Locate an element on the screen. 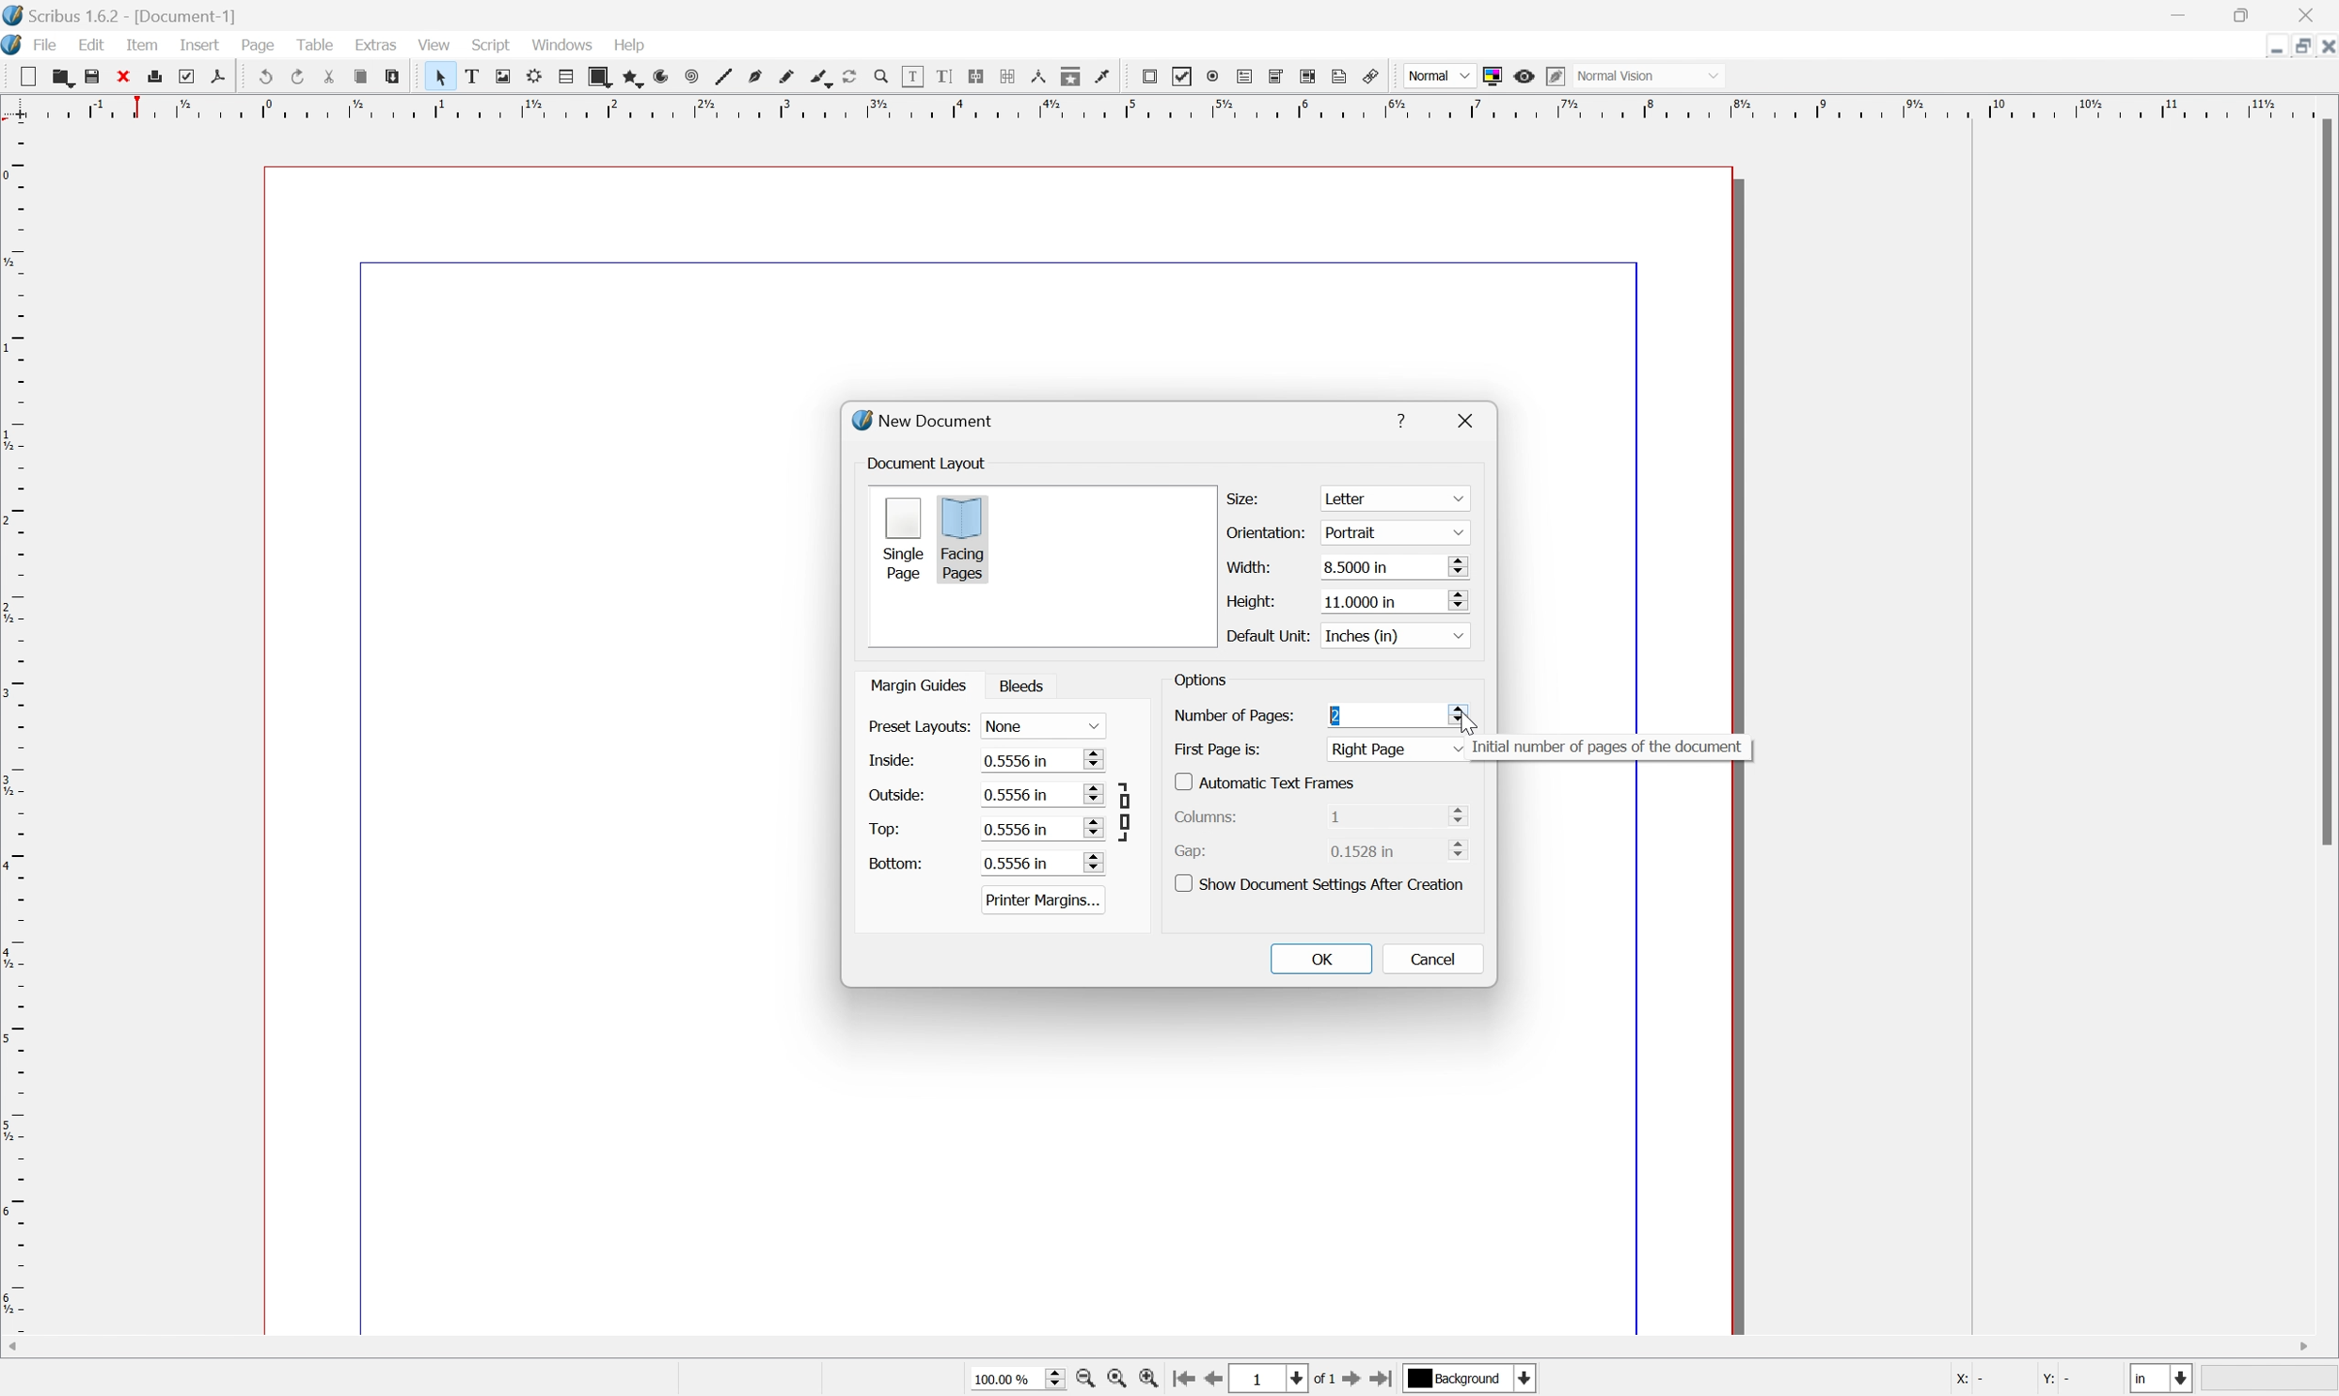  Rotate item is located at coordinates (848, 76).